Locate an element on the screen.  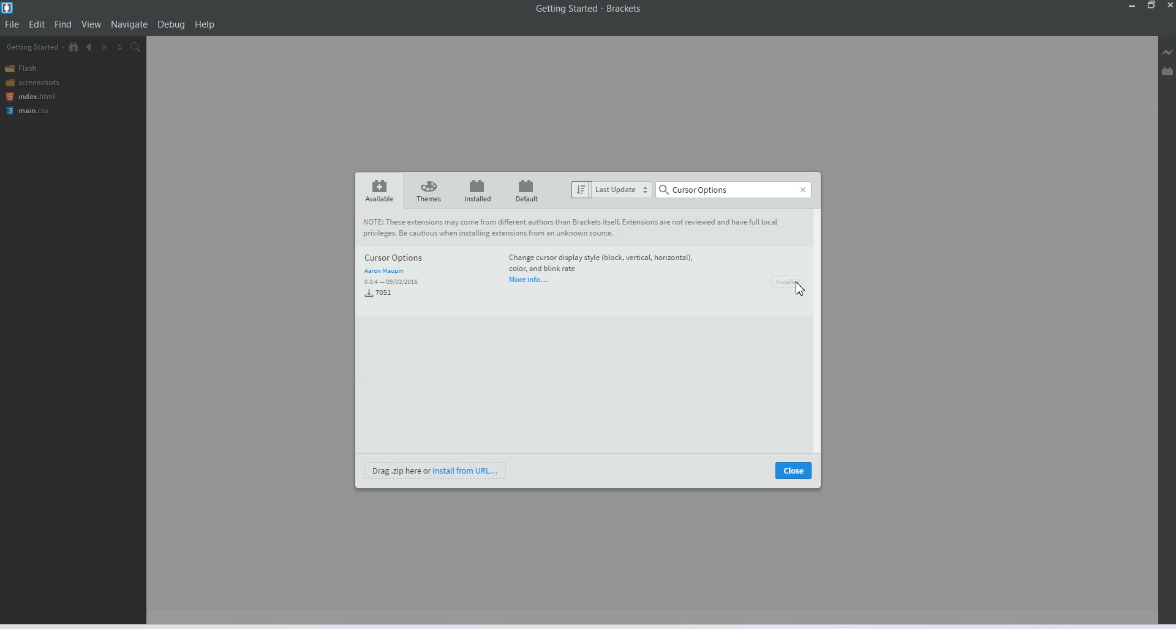
more info is located at coordinates (529, 281).